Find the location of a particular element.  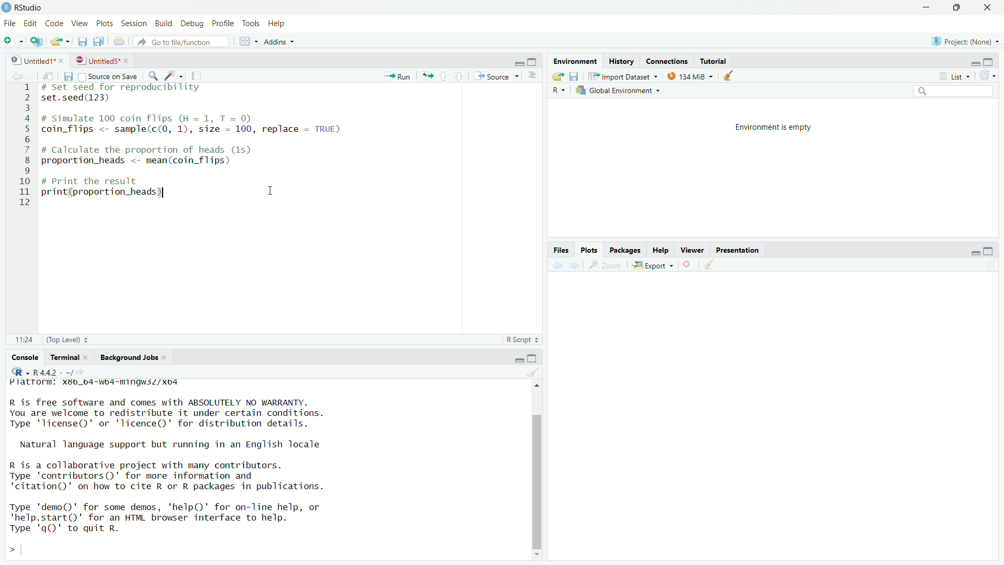

create a project is located at coordinates (35, 41).